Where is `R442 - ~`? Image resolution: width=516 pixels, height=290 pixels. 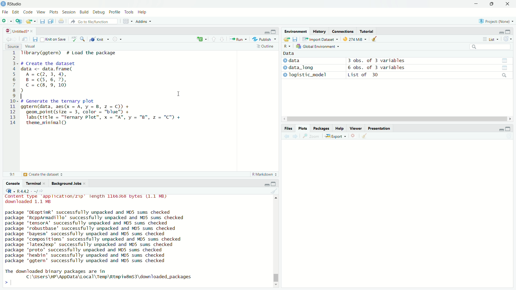 R442 - ~ is located at coordinates (24, 191).